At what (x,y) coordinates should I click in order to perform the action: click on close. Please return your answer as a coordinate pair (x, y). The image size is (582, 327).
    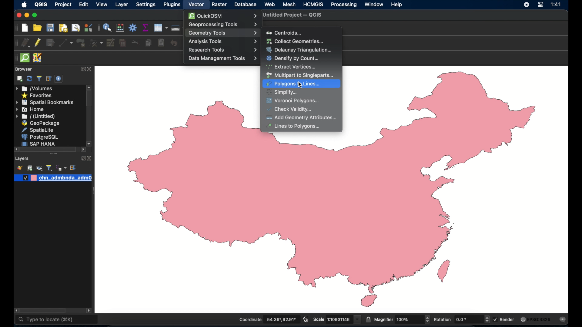
    Looking at the image, I should click on (18, 15).